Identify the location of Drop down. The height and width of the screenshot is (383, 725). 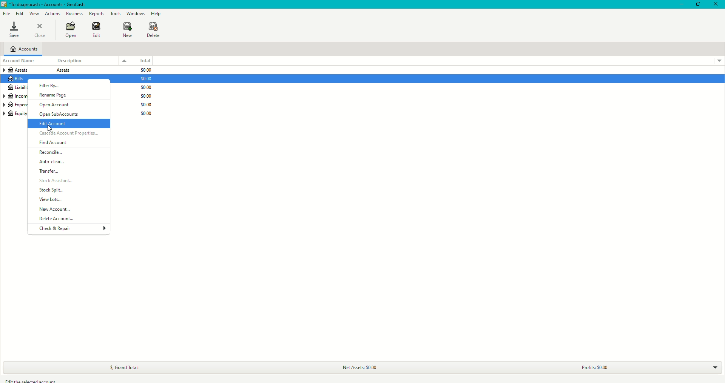
(715, 368).